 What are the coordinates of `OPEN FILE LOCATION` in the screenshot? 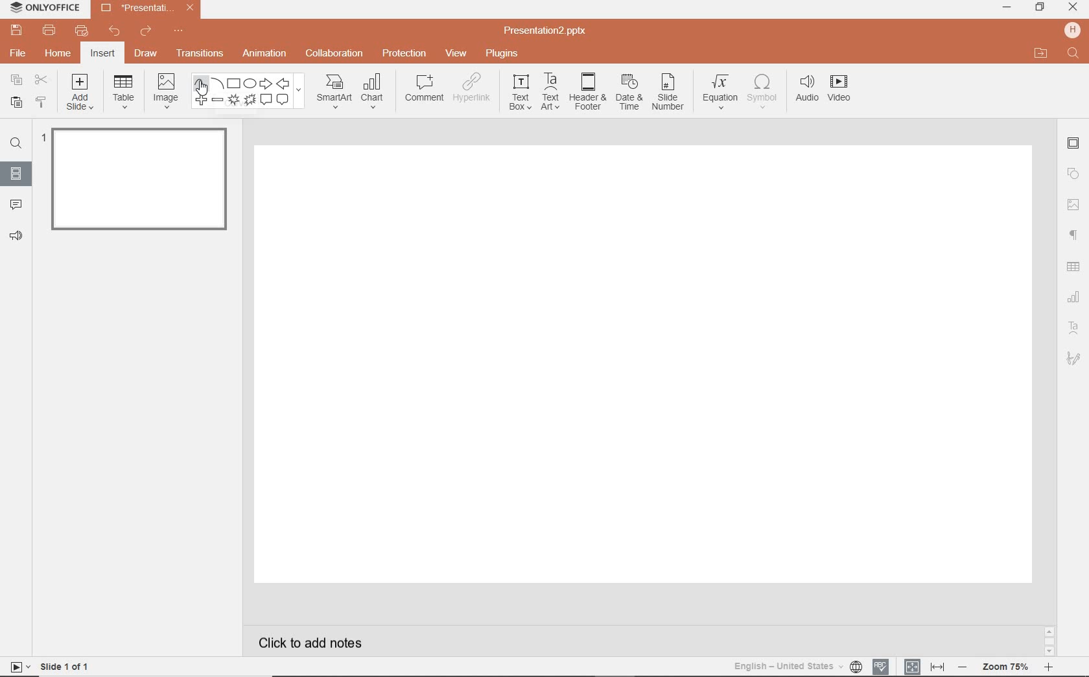 It's located at (1041, 54).